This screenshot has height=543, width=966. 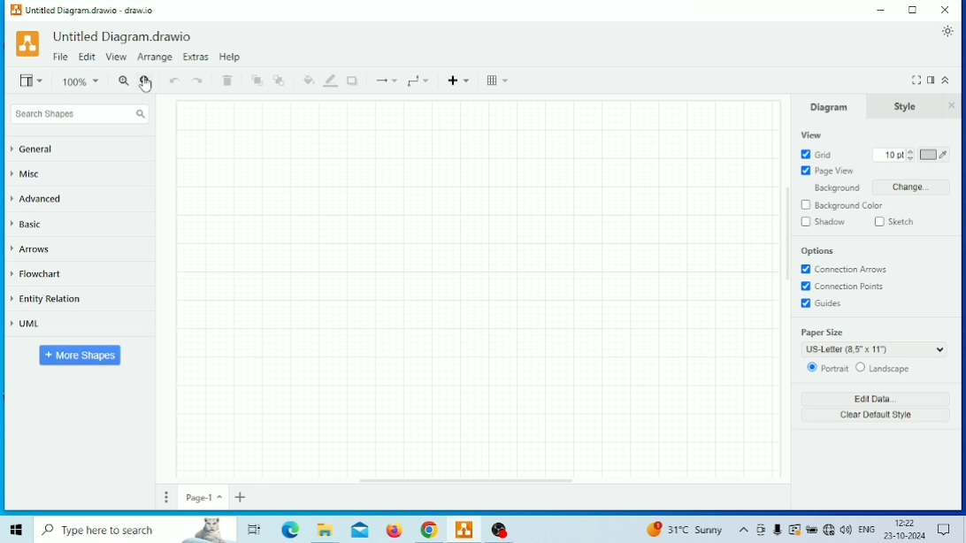 I want to click on Search Shapes, so click(x=80, y=114).